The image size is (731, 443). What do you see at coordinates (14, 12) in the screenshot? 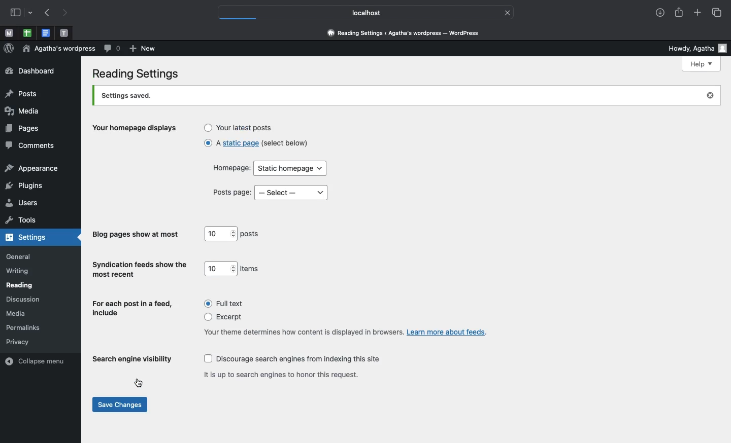
I see `Sidebar` at bounding box center [14, 12].